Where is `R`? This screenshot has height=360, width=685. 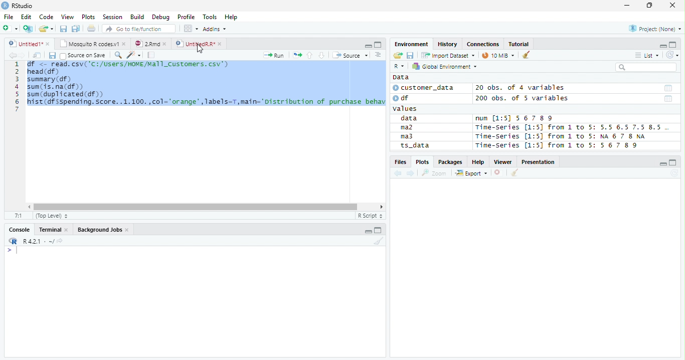
R is located at coordinates (12, 241).